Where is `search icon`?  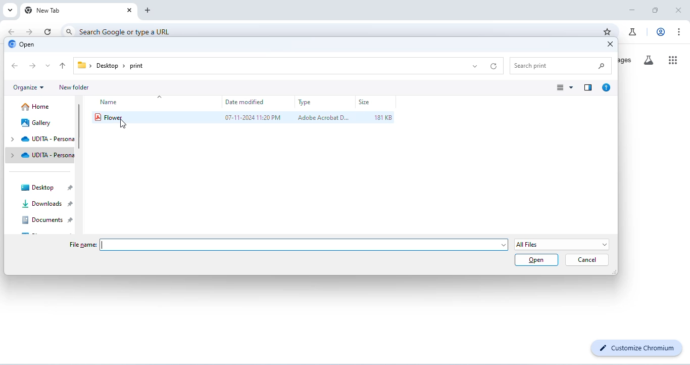
search icon is located at coordinates (69, 30).